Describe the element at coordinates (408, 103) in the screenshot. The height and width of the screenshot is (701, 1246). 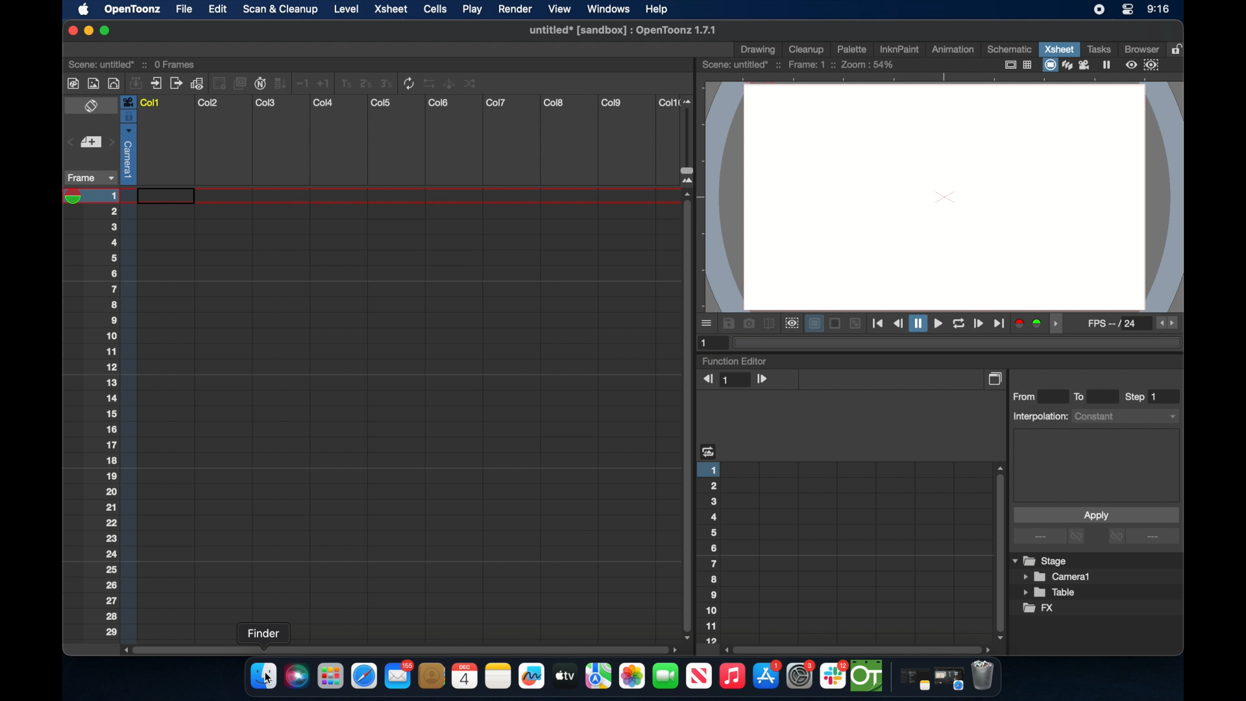
I see `columns` at that location.